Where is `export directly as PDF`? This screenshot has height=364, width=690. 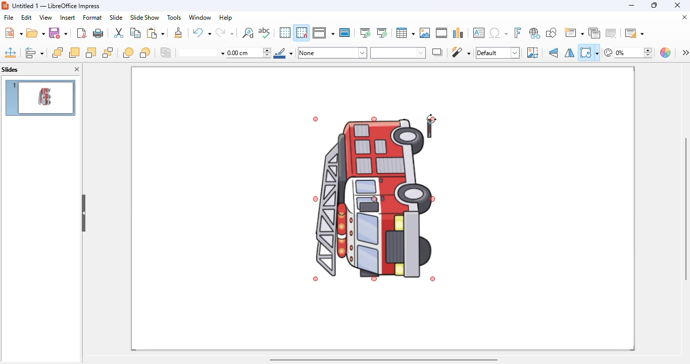
export directly as PDF is located at coordinates (81, 33).